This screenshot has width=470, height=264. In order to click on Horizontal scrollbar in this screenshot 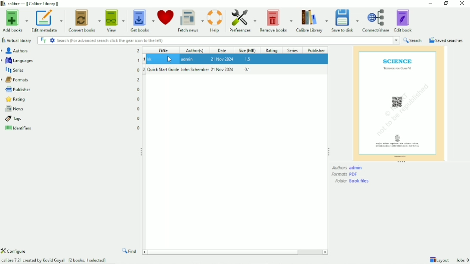, I will do `click(235, 252)`.